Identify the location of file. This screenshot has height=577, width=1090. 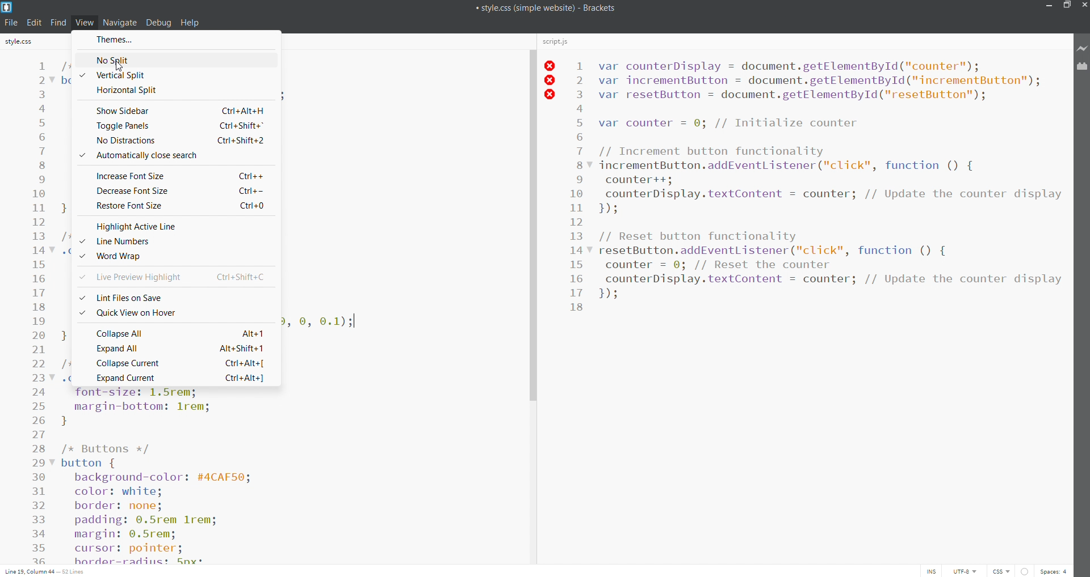
(12, 23).